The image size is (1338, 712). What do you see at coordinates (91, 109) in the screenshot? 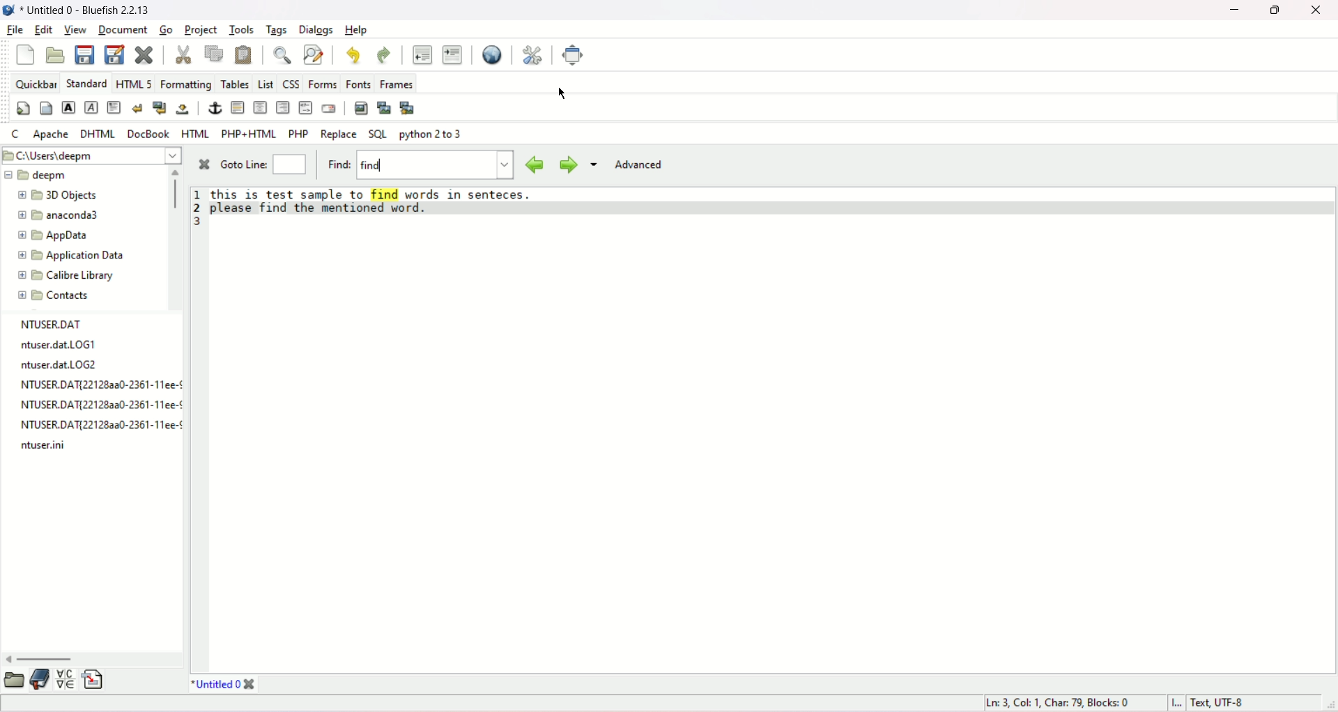
I see `emphasis` at bounding box center [91, 109].